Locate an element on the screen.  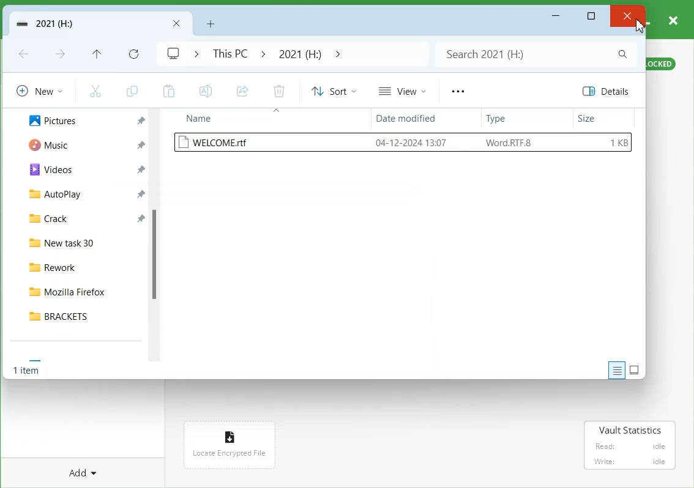
Minimize is located at coordinates (556, 17).